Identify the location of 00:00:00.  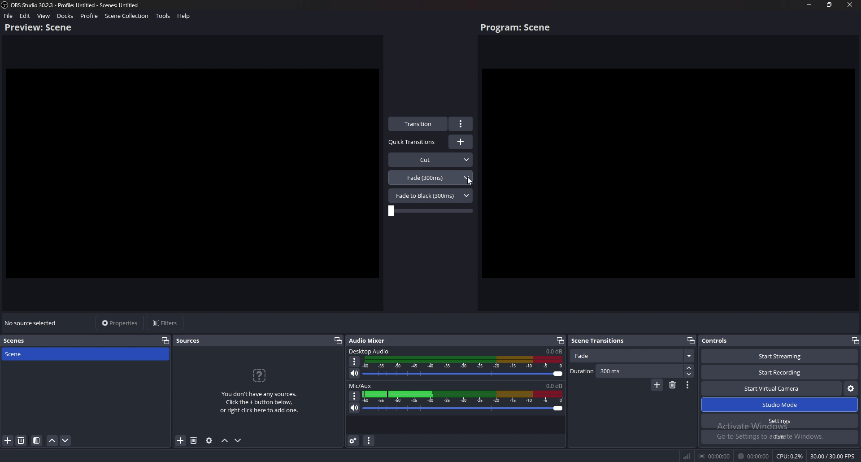
(713, 457).